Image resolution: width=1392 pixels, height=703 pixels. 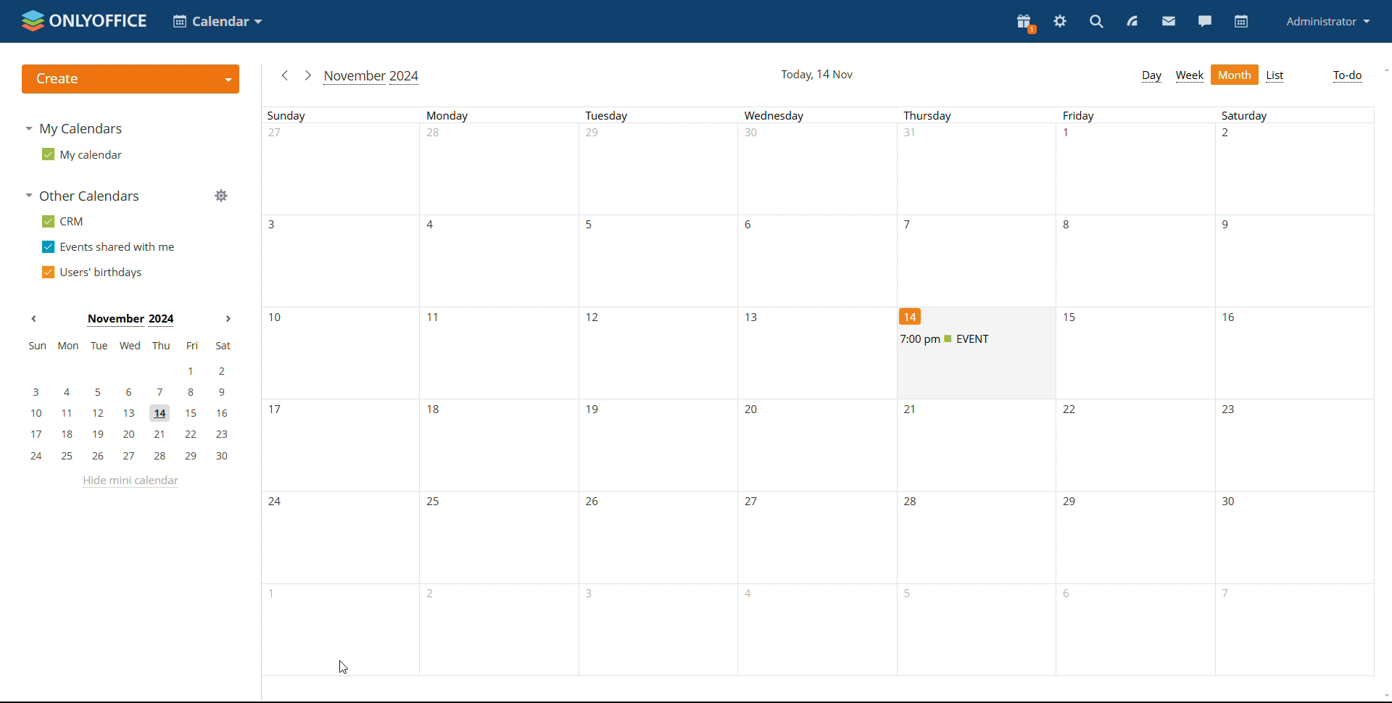 What do you see at coordinates (817, 113) in the screenshot?
I see `week days` at bounding box center [817, 113].